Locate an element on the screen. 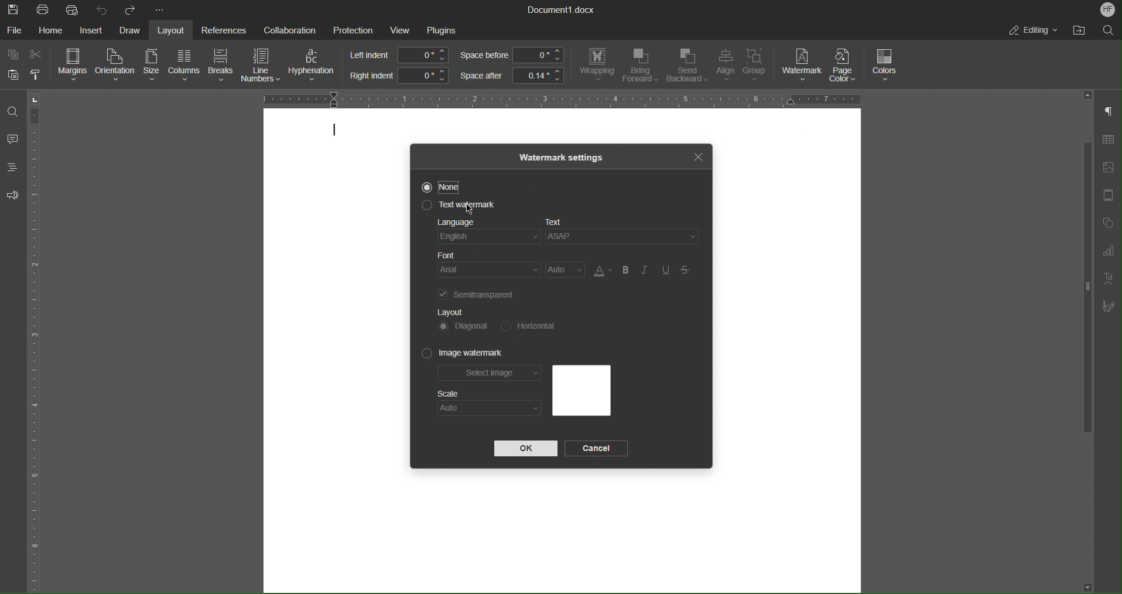  Left indent is located at coordinates (400, 55).